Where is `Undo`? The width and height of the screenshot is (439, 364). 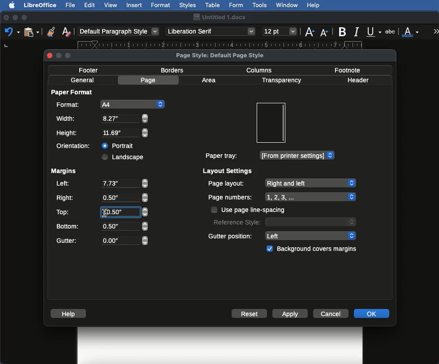 Undo is located at coordinates (12, 31).